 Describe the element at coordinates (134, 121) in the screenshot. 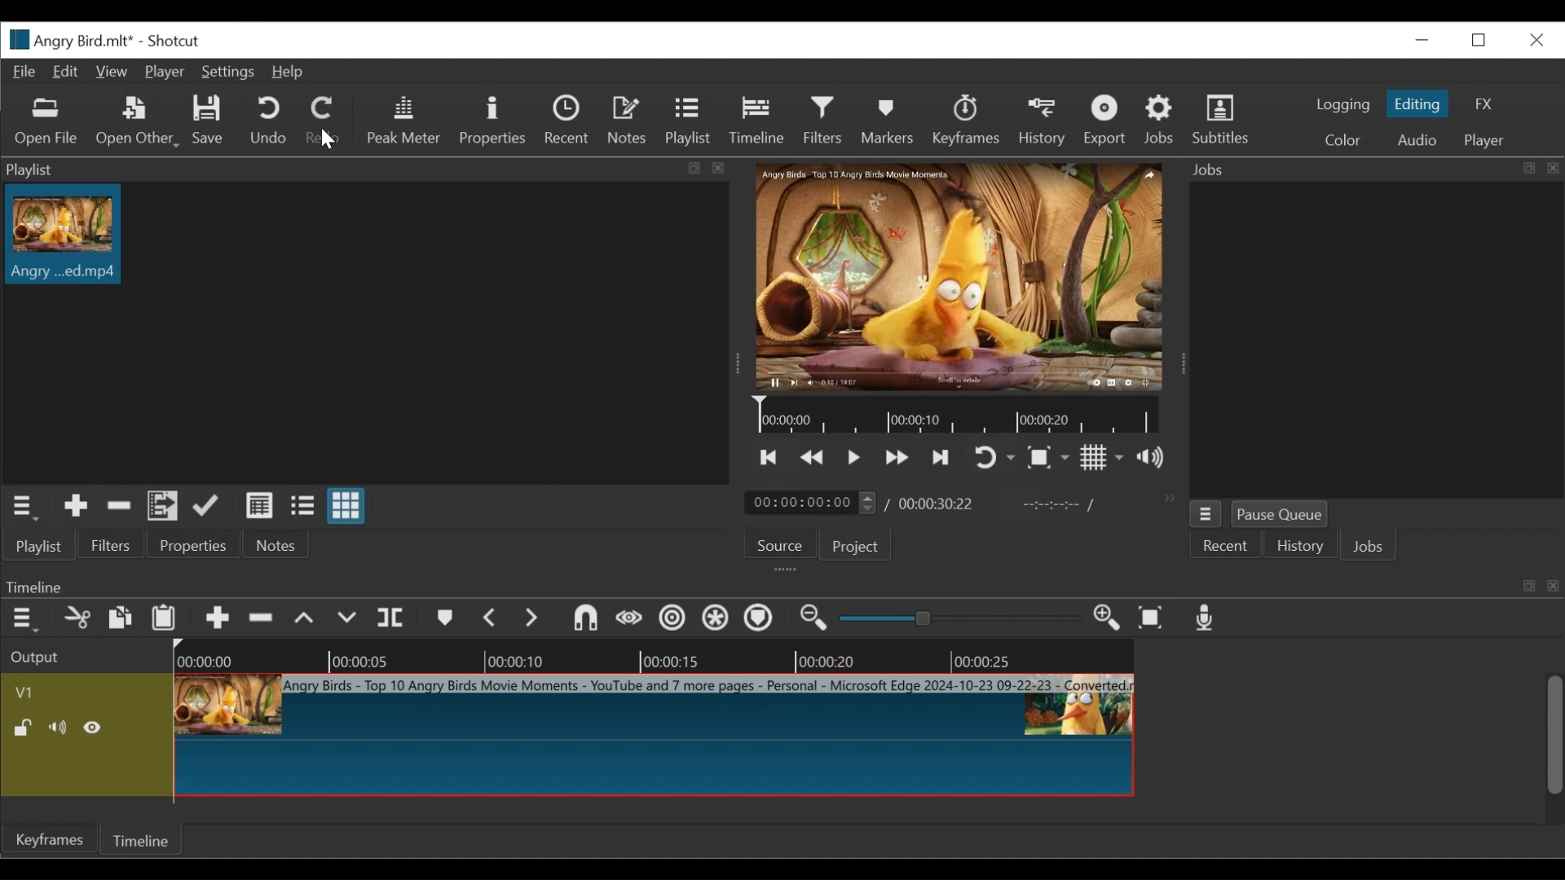

I see `Open Other File` at that location.